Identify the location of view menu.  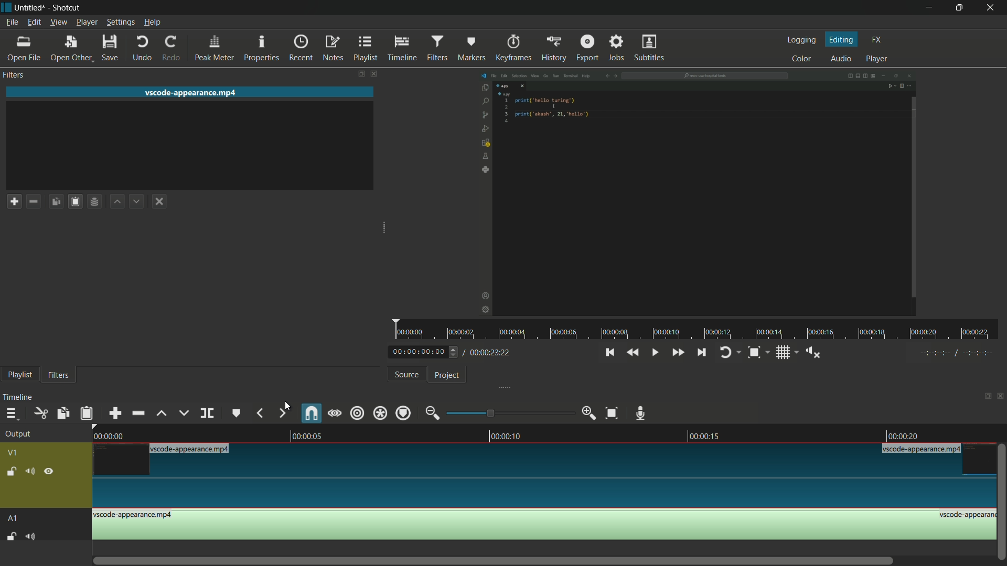
(58, 23).